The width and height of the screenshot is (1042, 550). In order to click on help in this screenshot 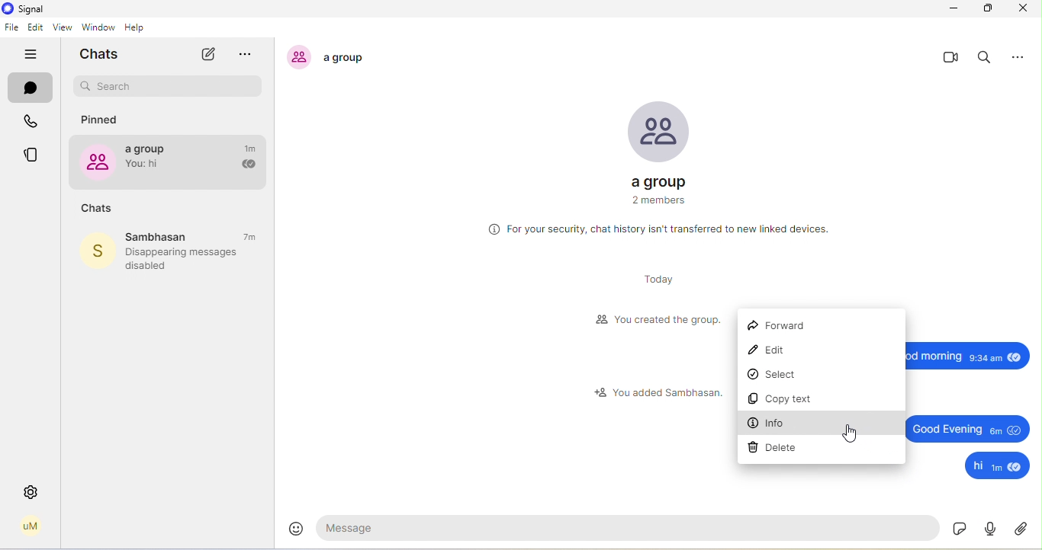, I will do `click(140, 27)`.